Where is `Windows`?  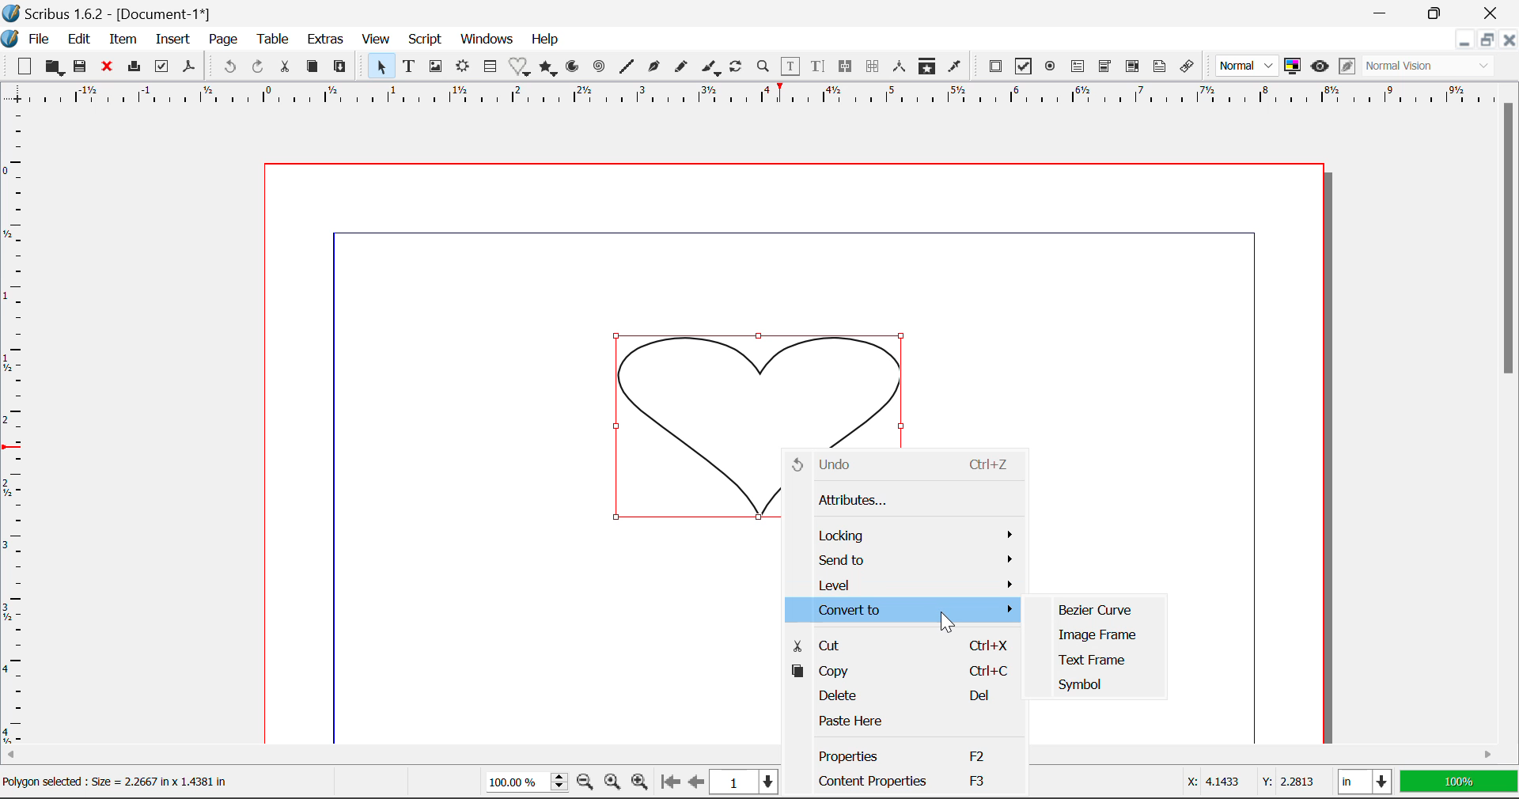
Windows is located at coordinates (487, 40).